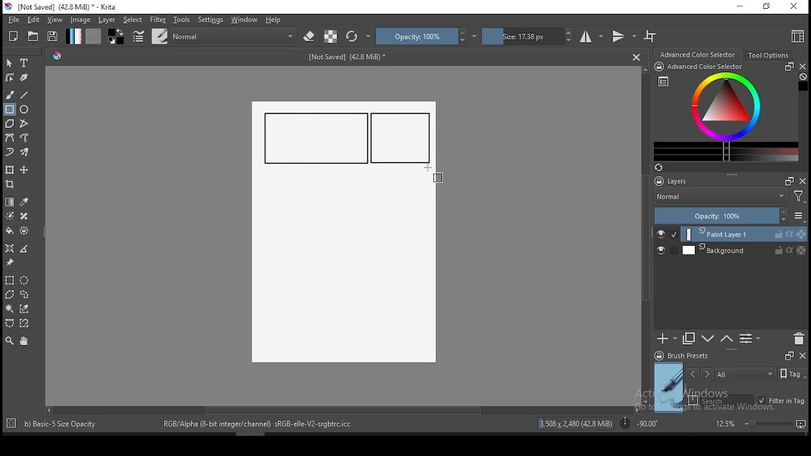 Image resolution: width=811 pixels, height=456 pixels. I want to click on close docker, so click(802, 355).